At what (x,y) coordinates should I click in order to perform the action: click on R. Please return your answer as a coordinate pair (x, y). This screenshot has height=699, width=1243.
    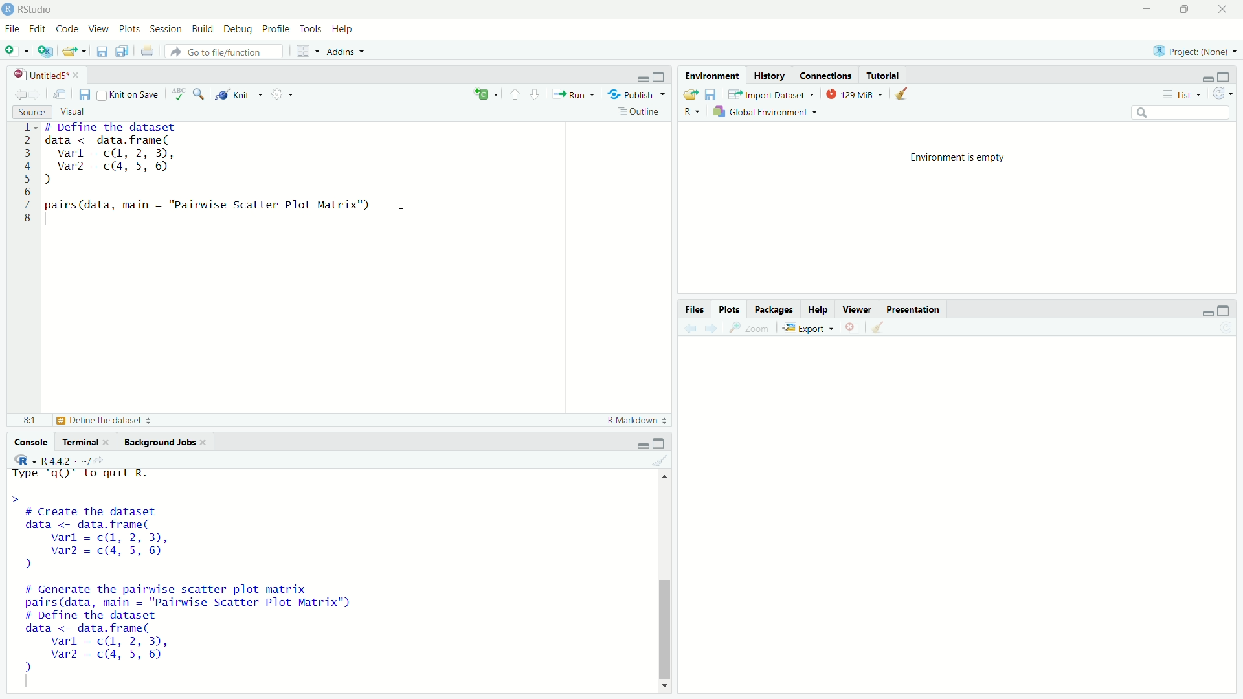
    Looking at the image, I should click on (22, 460).